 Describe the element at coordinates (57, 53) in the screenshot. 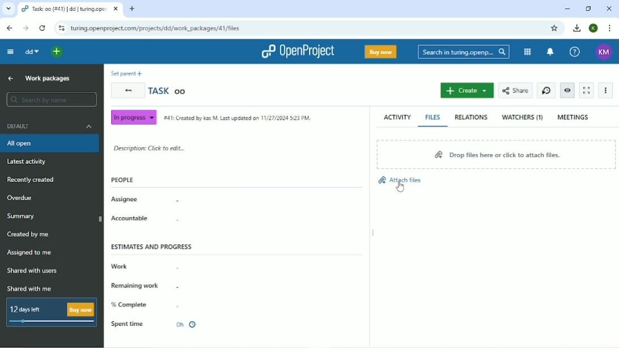

I see `Open quick add menu` at that location.